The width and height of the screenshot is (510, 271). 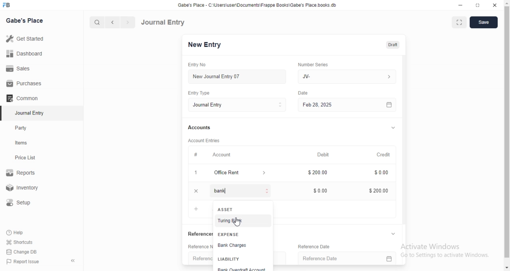 What do you see at coordinates (24, 143) in the screenshot?
I see `tems` at bounding box center [24, 143].